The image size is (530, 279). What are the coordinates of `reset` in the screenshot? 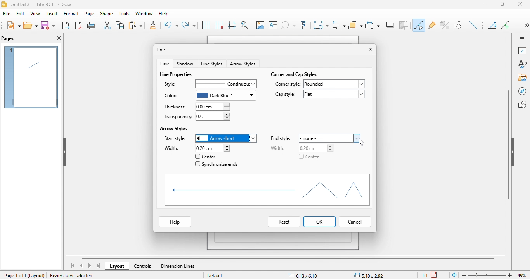 It's located at (282, 222).